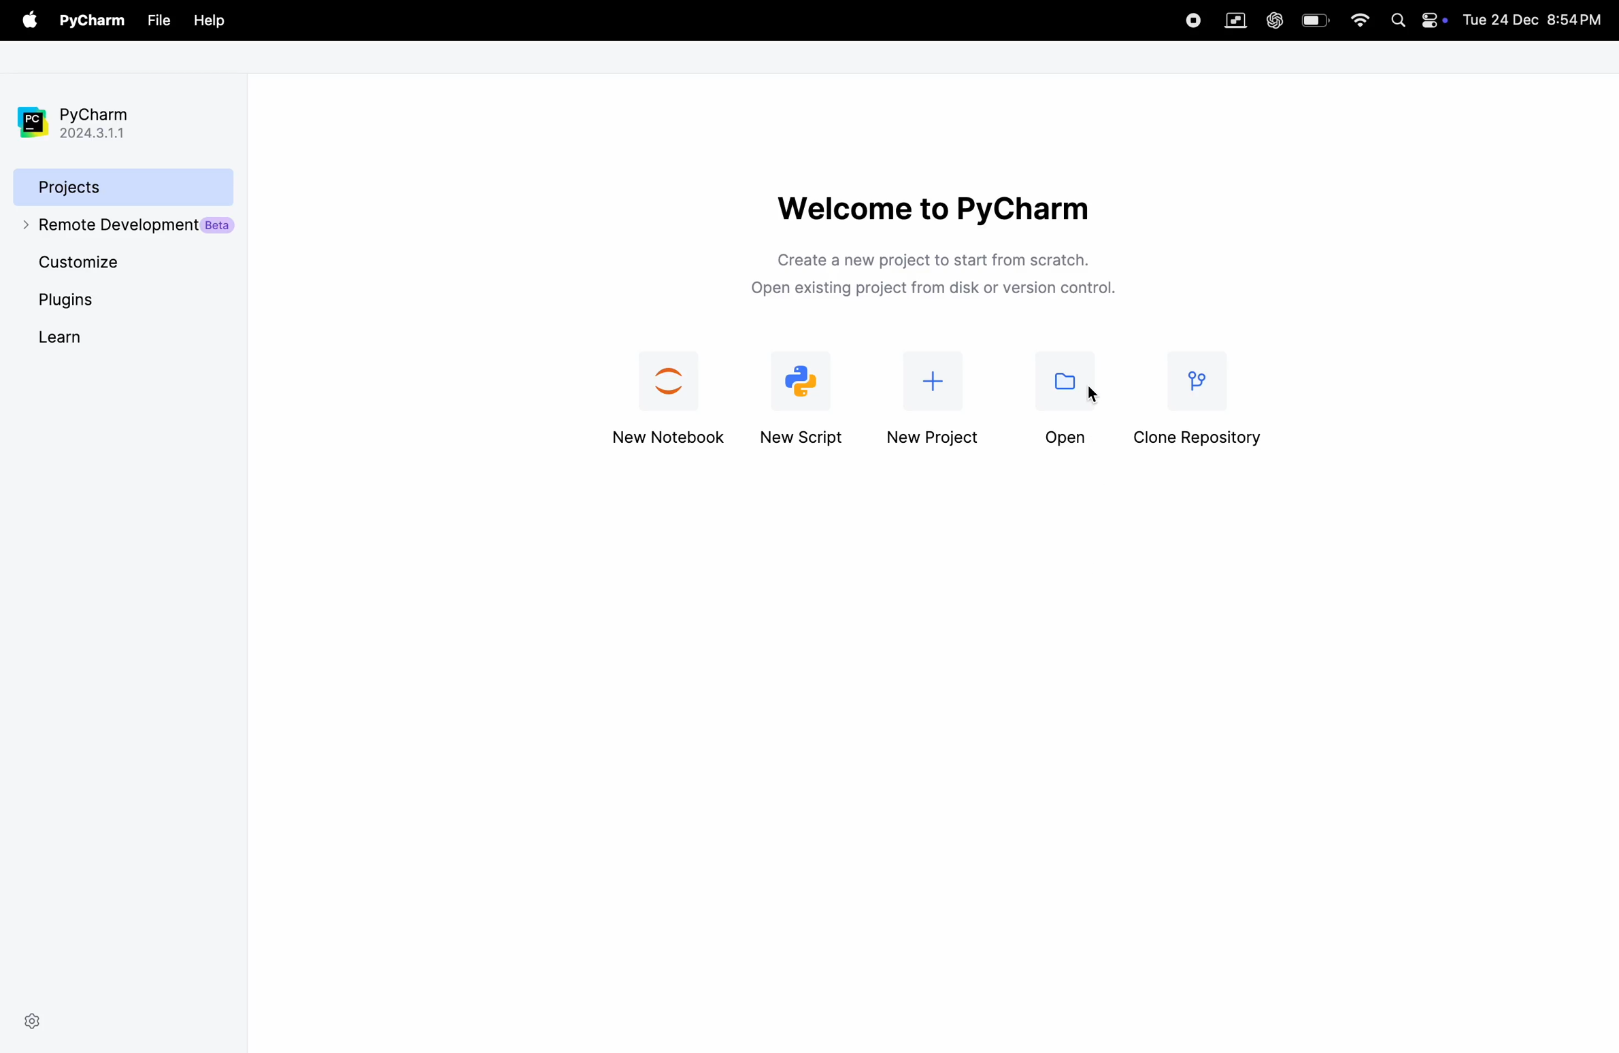  I want to click on learn , so click(99, 336).